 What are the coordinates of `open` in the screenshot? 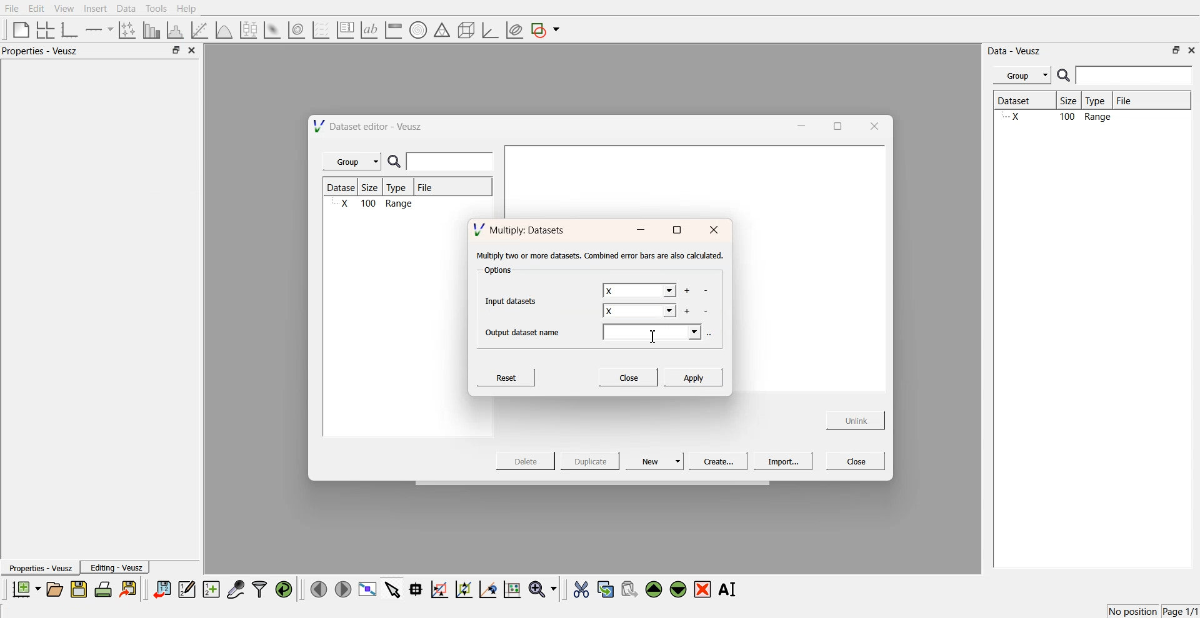 It's located at (54, 589).